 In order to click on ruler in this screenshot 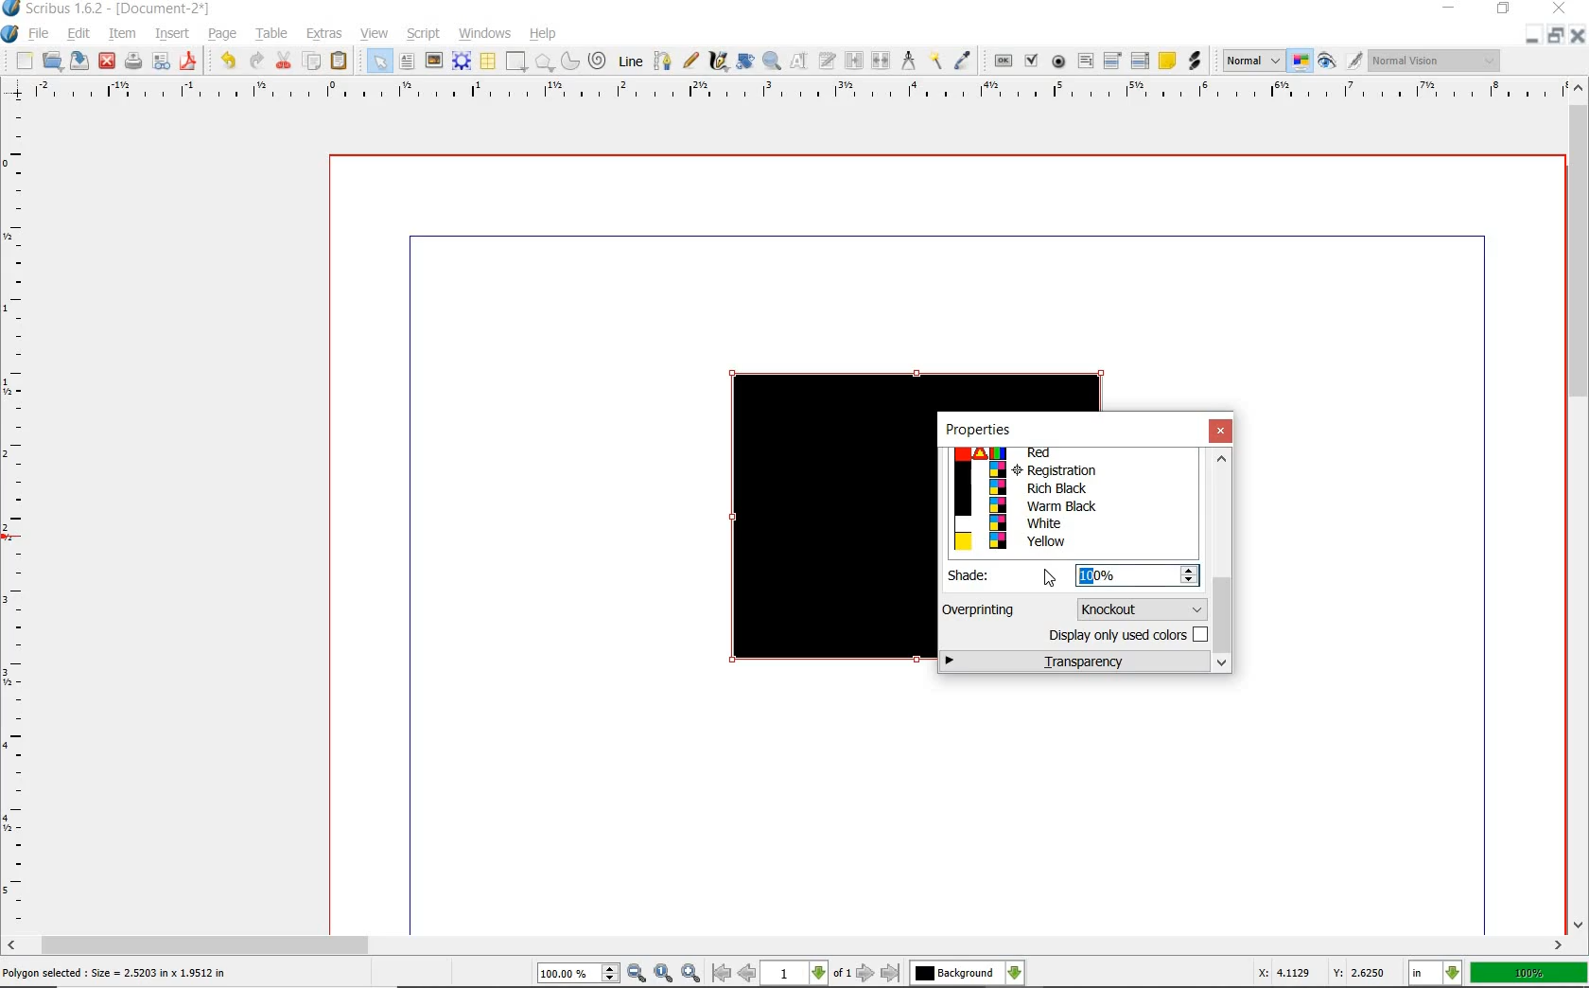, I will do `click(792, 92)`.